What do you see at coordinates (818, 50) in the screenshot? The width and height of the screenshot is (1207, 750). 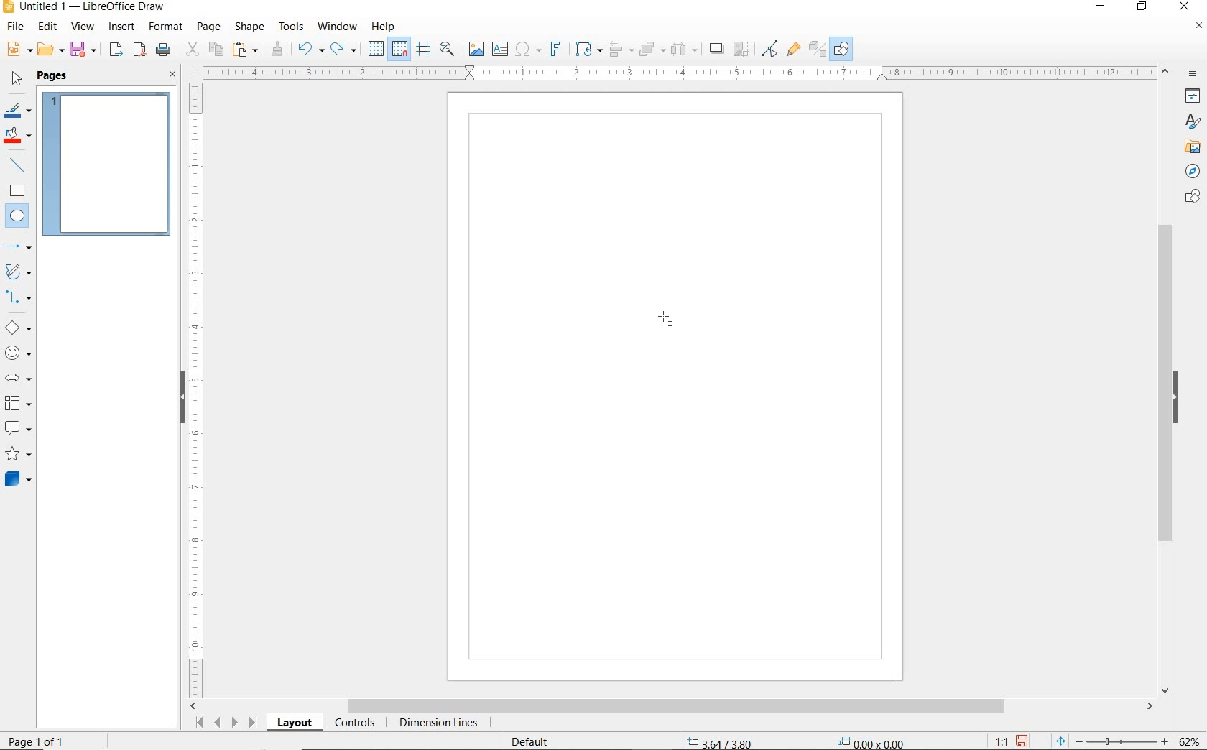 I see `TOGGLE EXTRUSION` at bounding box center [818, 50].